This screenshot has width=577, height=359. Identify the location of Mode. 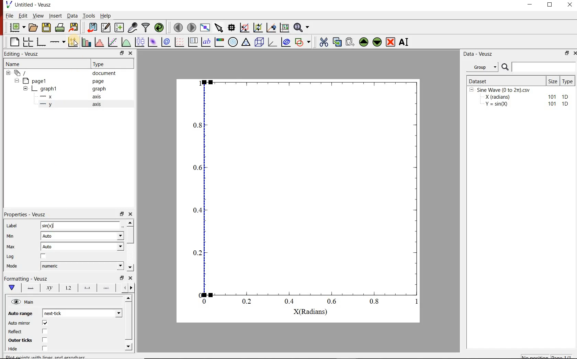
(12, 266).